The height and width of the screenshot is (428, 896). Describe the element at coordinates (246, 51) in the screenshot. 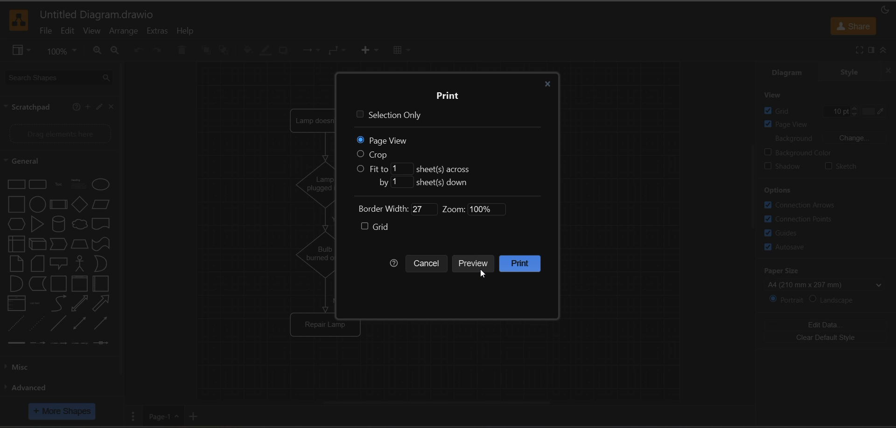

I see `fill color` at that location.